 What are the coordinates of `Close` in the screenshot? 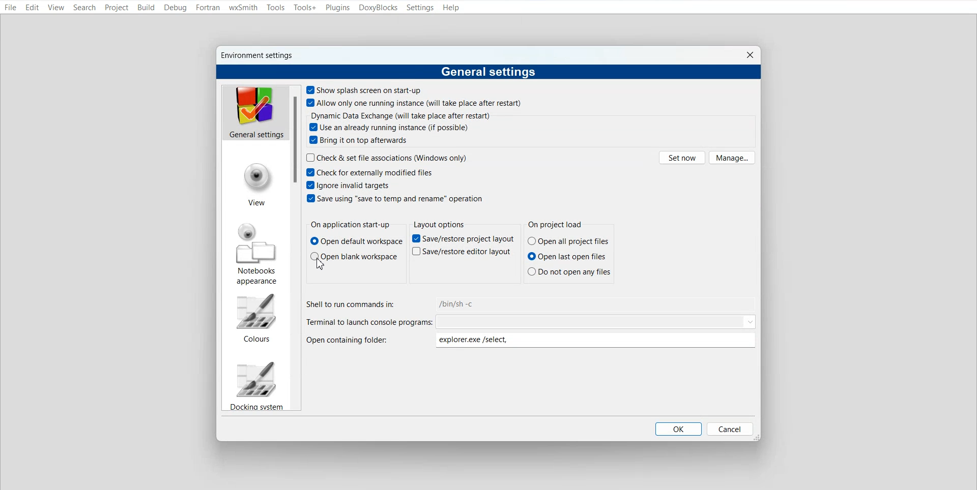 It's located at (750, 55).